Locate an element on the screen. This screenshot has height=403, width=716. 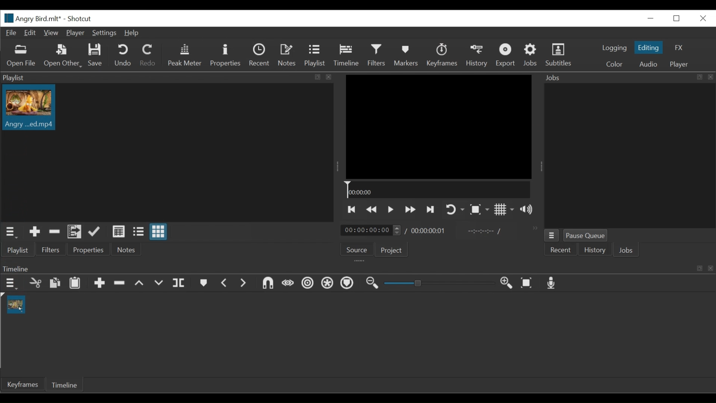
Zoom timeline in is located at coordinates (505, 282).